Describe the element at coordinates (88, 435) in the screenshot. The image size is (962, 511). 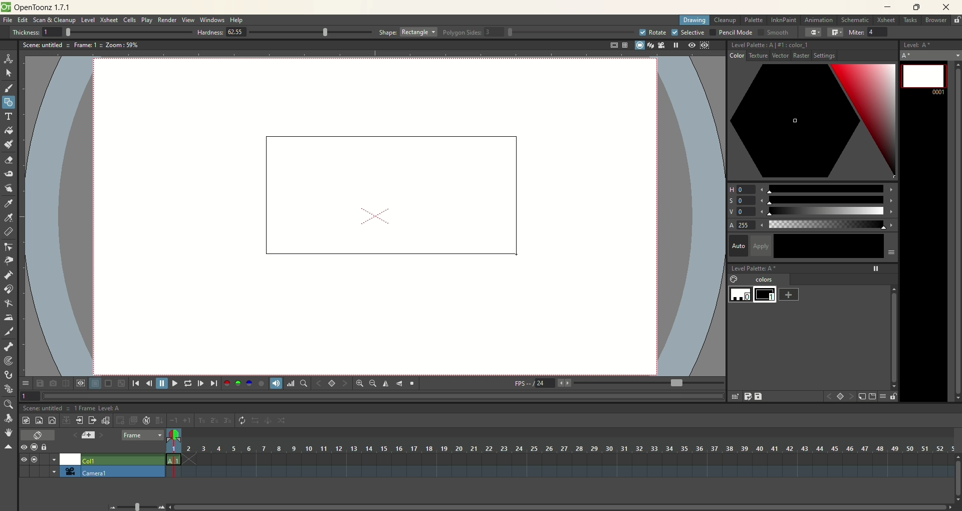
I see `add new memo` at that location.